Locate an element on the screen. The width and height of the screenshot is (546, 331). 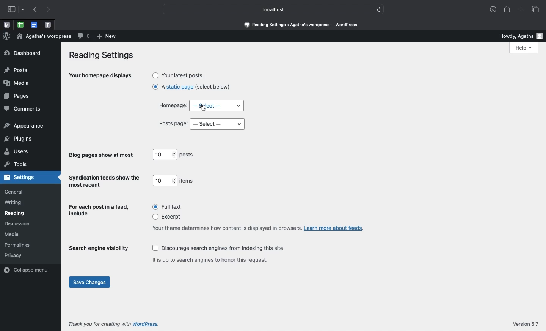
Sidebar is located at coordinates (11, 9).